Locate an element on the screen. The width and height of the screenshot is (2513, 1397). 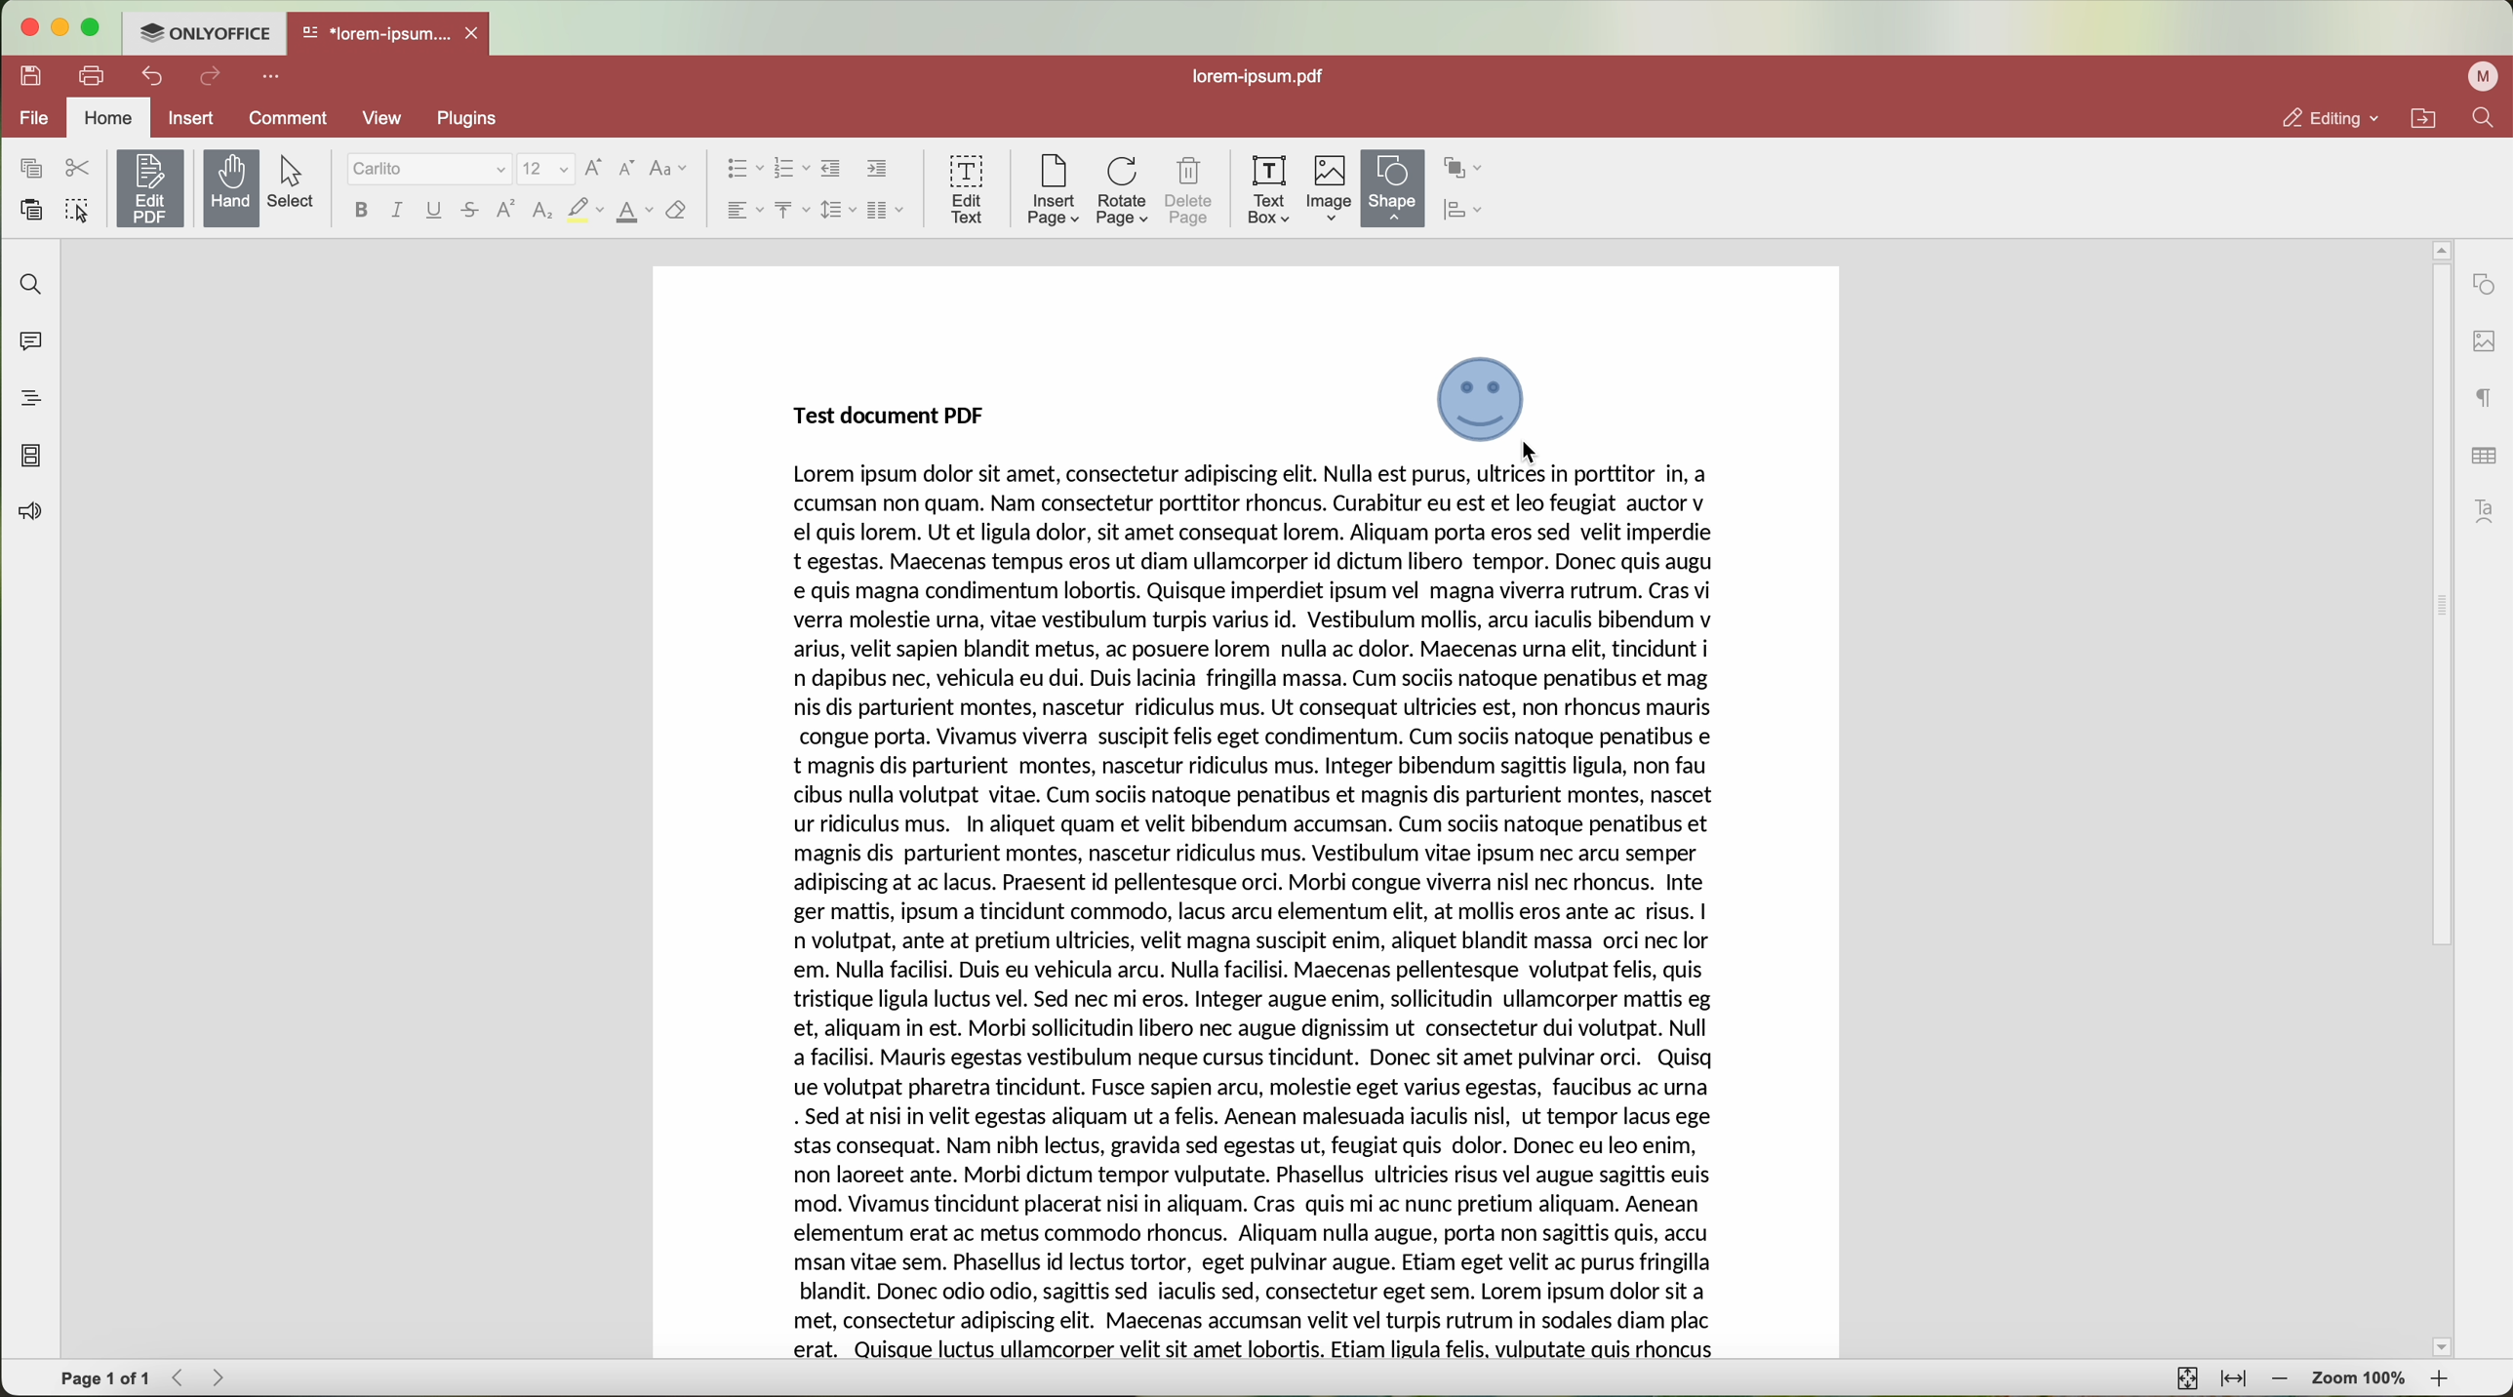
bullets is located at coordinates (742, 170).